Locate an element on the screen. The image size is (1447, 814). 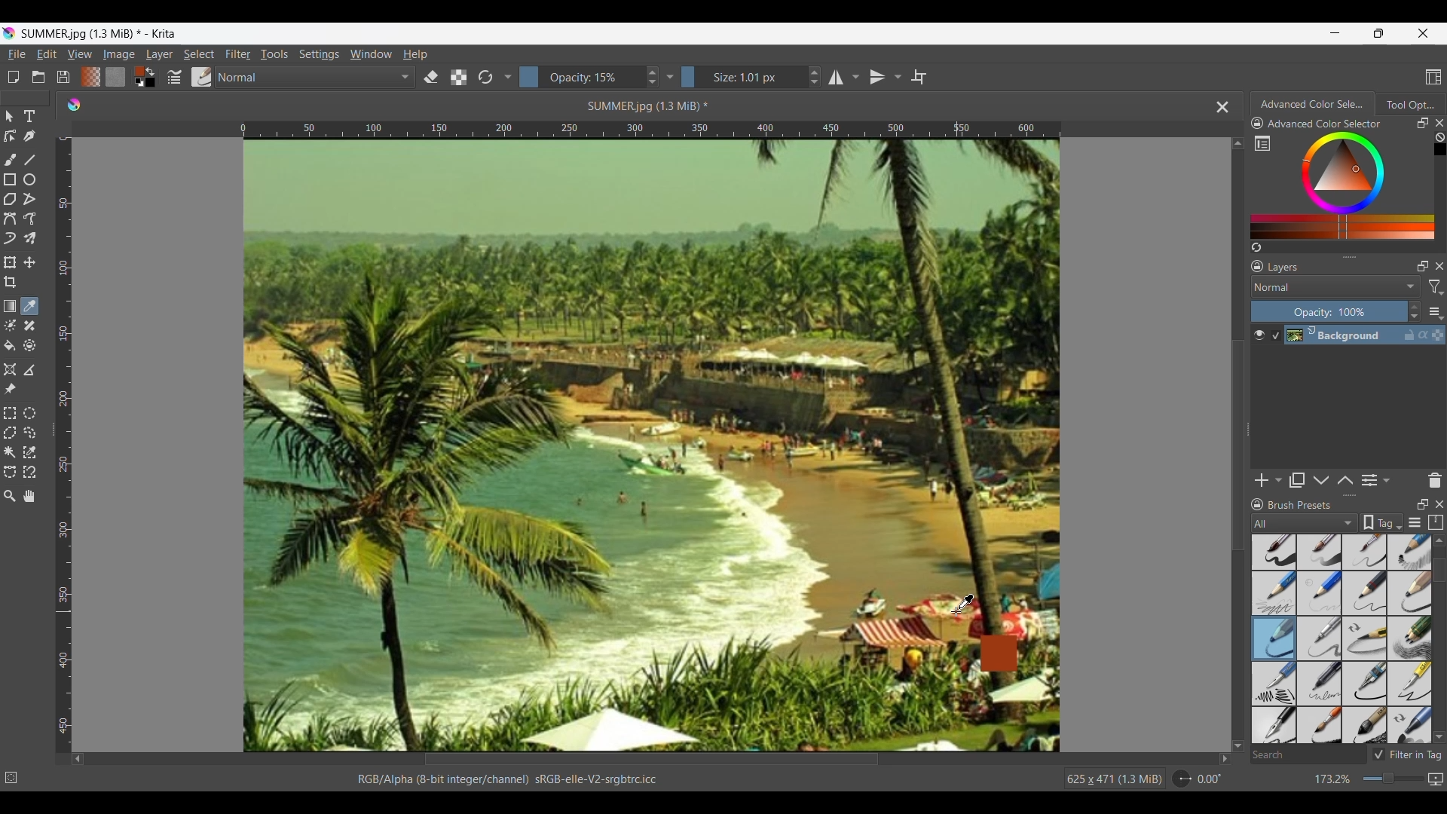
Horizontal scale is located at coordinates (650, 129).